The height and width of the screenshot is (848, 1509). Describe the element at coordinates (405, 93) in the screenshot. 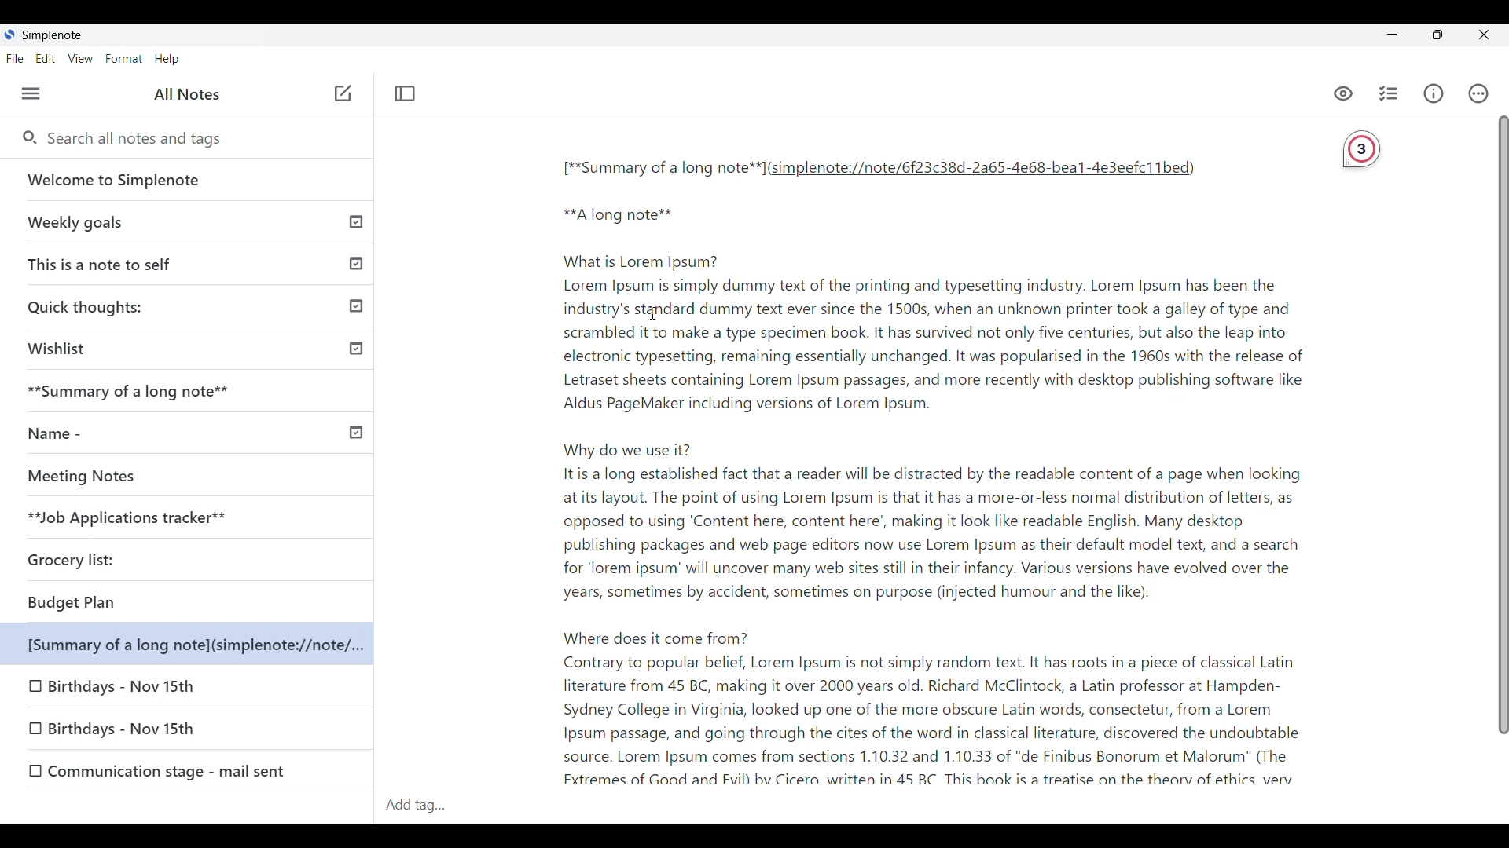

I see `Toggle focus mode` at that location.